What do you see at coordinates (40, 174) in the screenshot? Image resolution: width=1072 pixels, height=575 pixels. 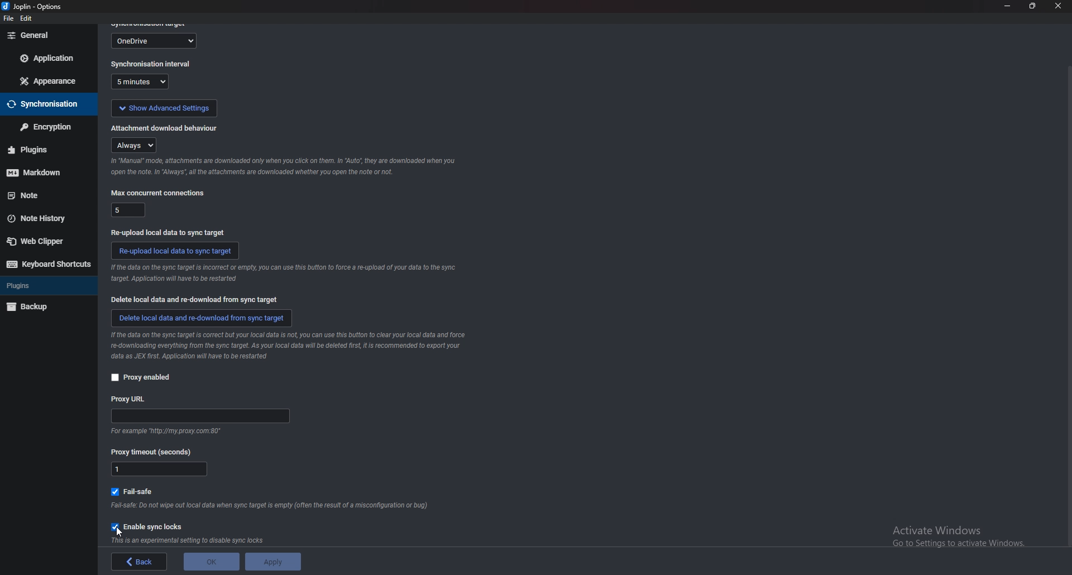 I see `markdown` at bounding box center [40, 174].